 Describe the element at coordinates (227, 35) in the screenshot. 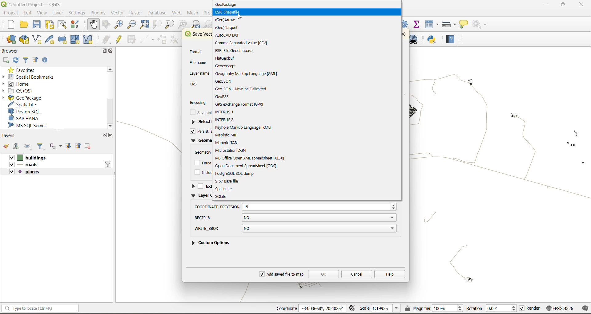

I see `autocad` at that location.